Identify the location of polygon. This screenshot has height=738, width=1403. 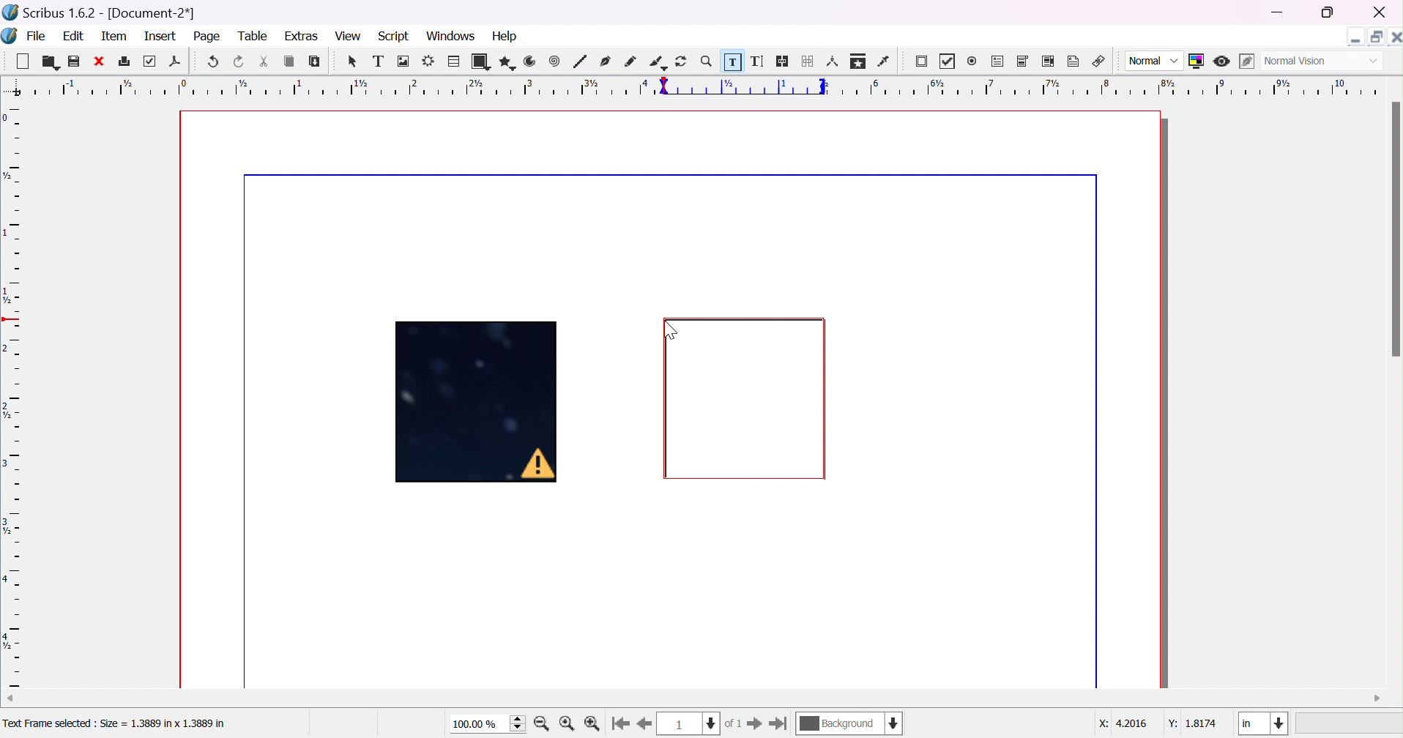
(506, 61).